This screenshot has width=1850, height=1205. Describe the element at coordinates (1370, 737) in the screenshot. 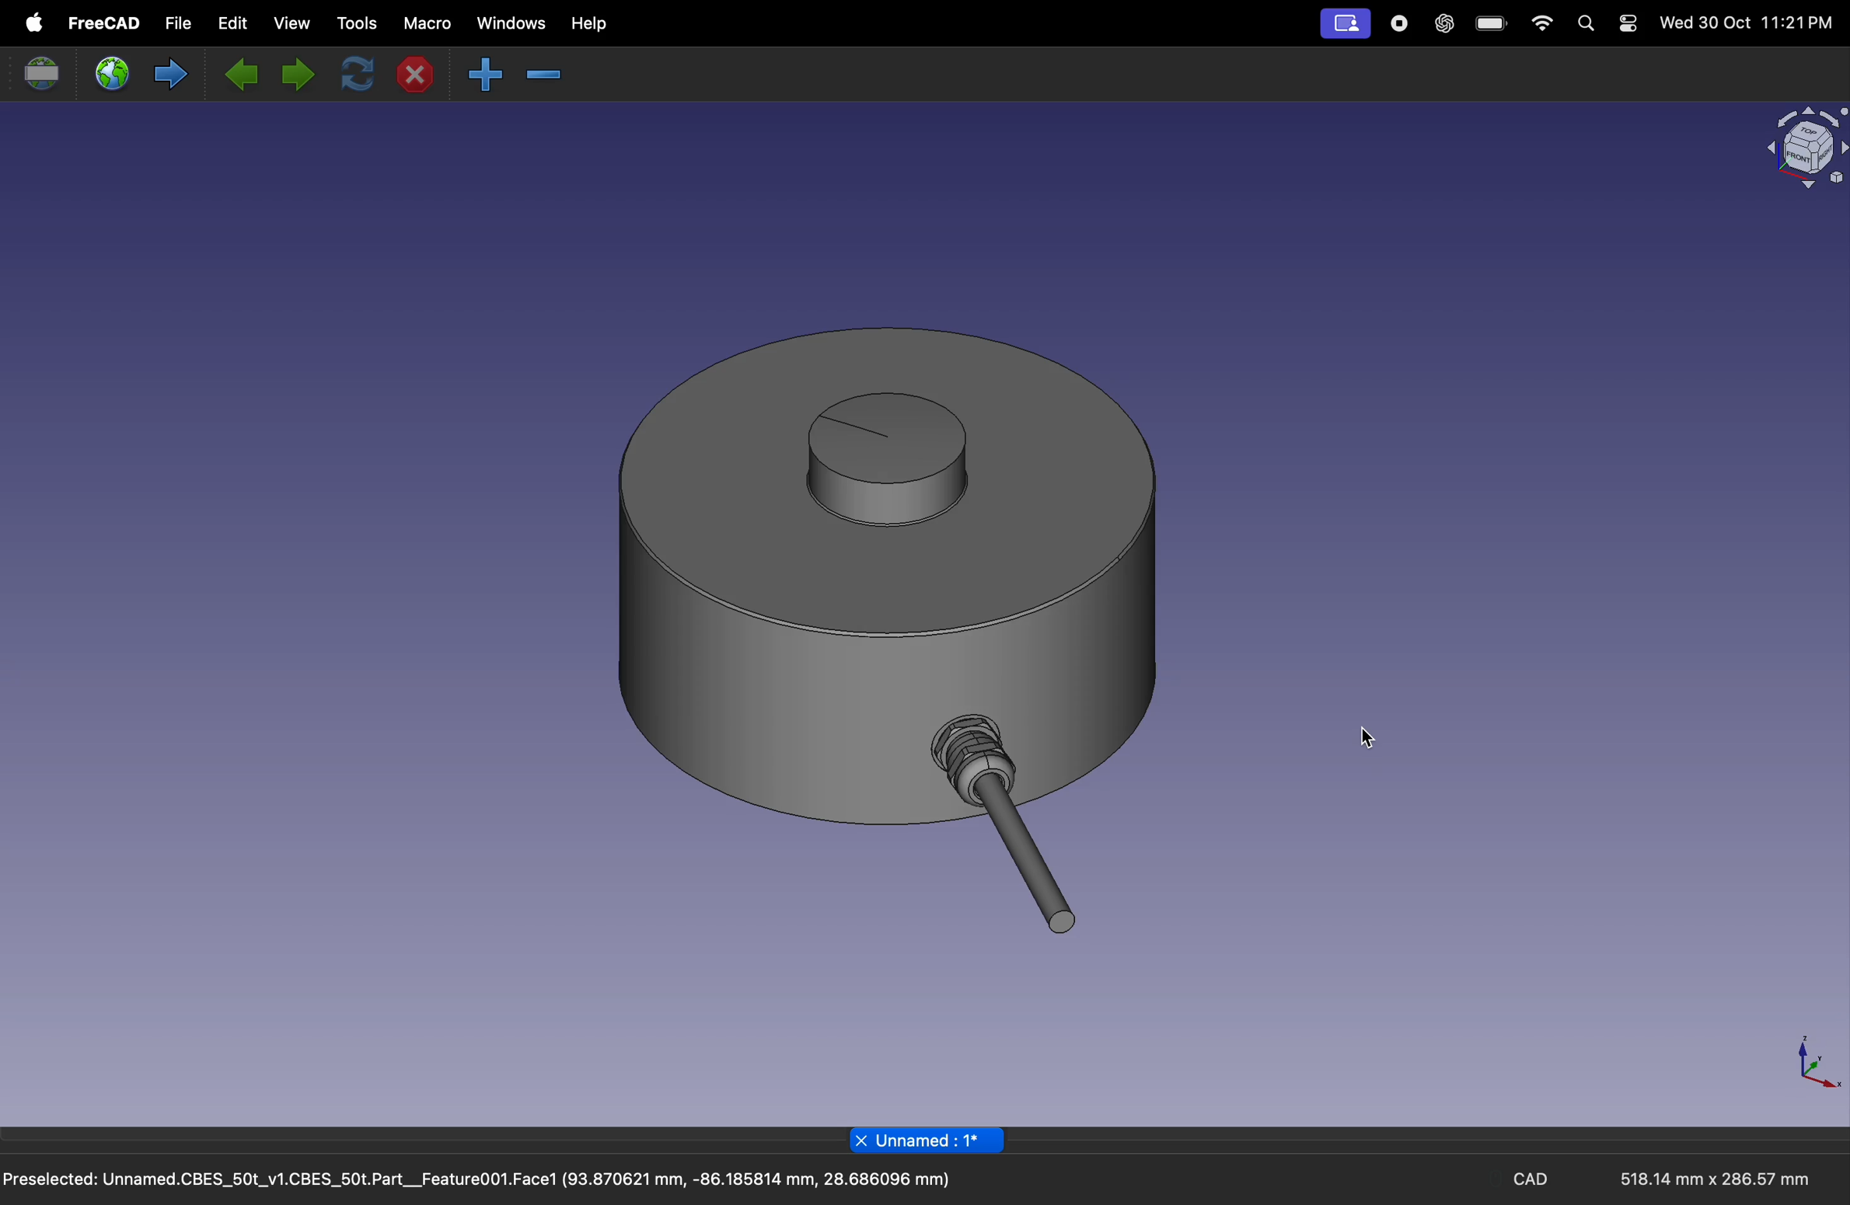

I see `cursor` at that location.